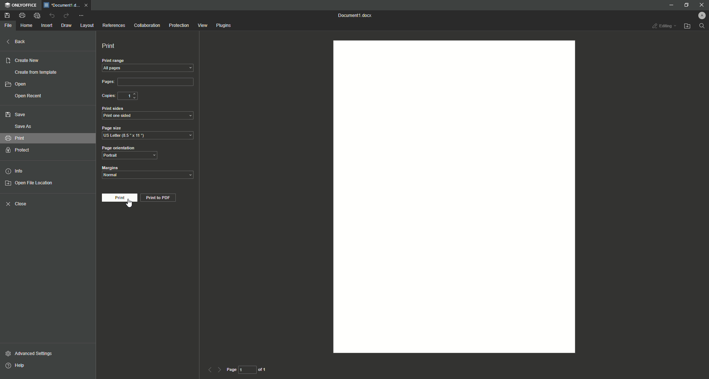  Describe the element at coordinates (66, 26) in the screenshot. I see `Draw` at that location.